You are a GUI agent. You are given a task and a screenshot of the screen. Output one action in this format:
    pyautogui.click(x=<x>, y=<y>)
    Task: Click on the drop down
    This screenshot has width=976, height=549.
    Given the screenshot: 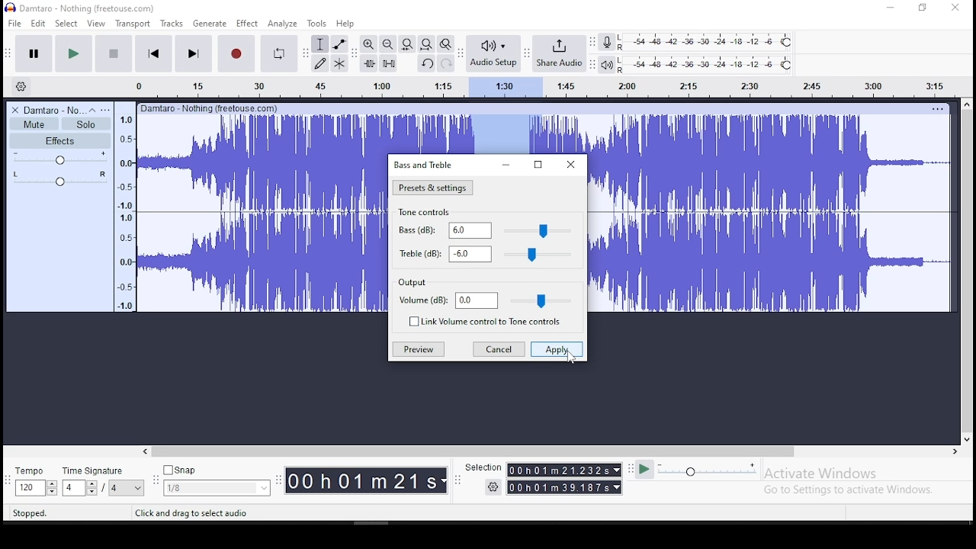 What is the action you would take?
    pyautogui.click(x=91, y=488)
    